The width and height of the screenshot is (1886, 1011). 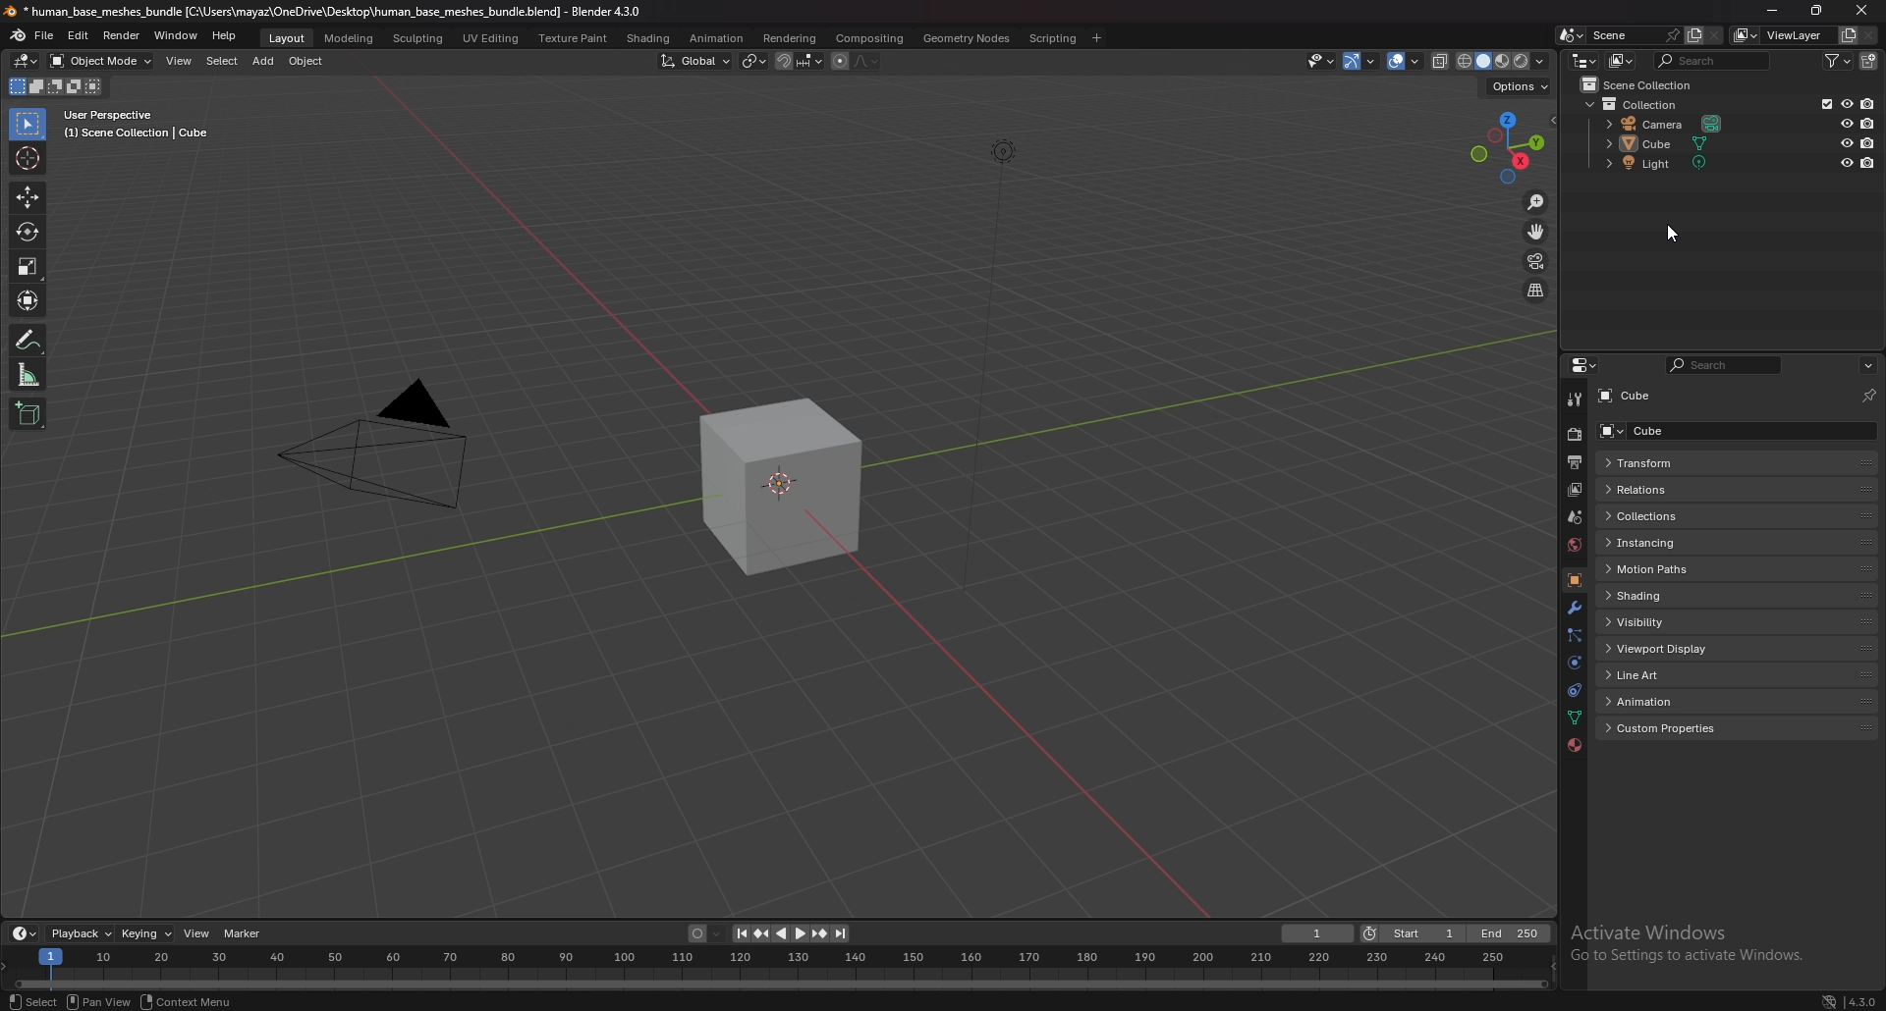 I want to click on camera view, so click(x=1535, y=260).